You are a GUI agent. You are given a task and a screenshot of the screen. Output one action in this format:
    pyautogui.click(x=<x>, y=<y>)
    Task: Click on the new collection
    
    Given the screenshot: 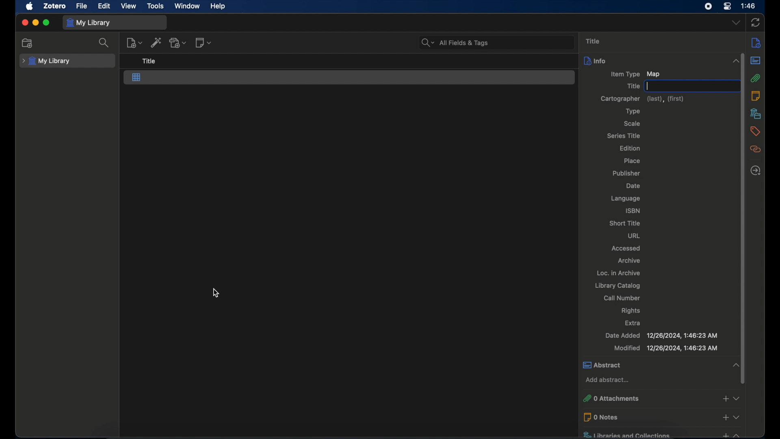 What is the action you would take?
    pyautogui.click(x=28, y=43)
    